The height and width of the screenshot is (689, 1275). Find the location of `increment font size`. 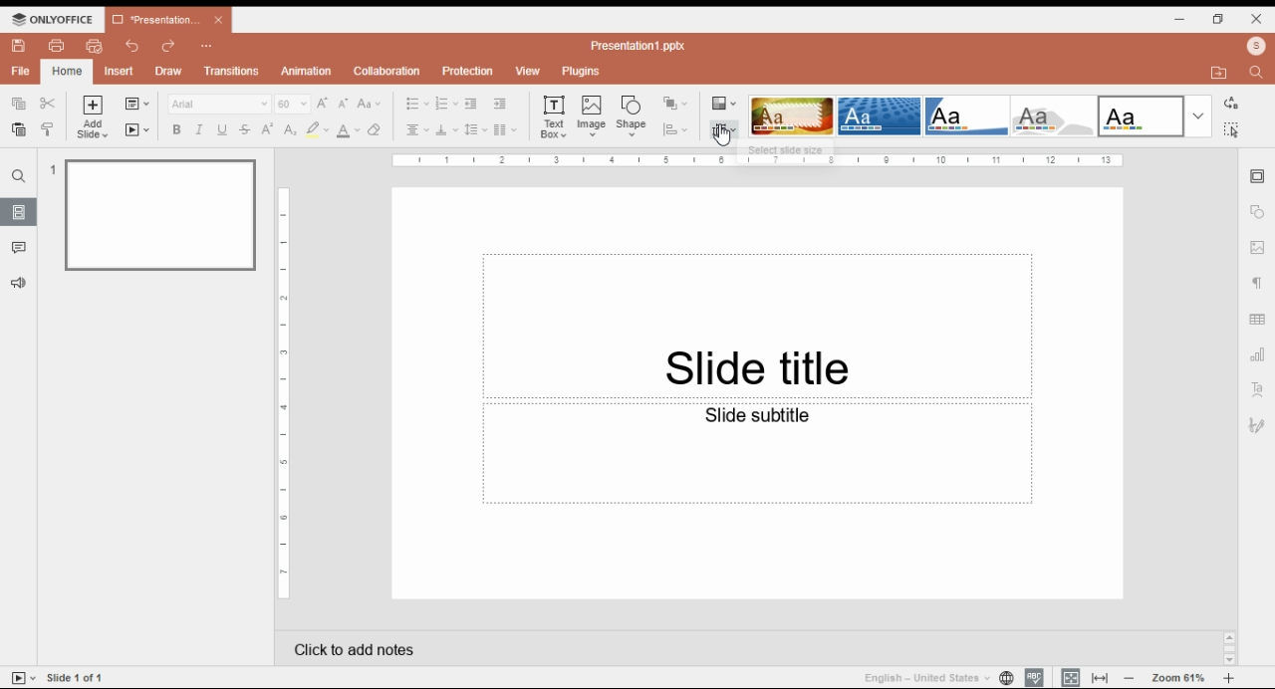

increment font size is located at coordinates (322, 103).